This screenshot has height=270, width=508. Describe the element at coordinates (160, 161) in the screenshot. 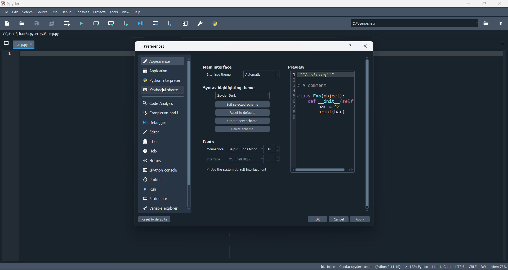

I see `history` at that location.